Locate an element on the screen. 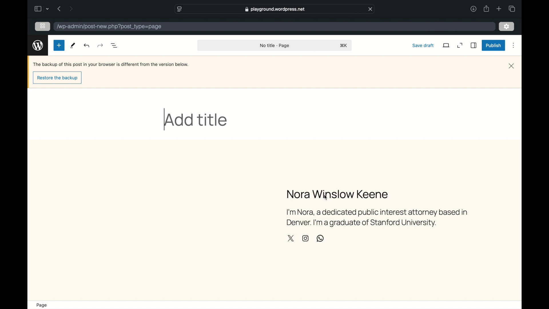  document overview is located at coordinates (114, 45).